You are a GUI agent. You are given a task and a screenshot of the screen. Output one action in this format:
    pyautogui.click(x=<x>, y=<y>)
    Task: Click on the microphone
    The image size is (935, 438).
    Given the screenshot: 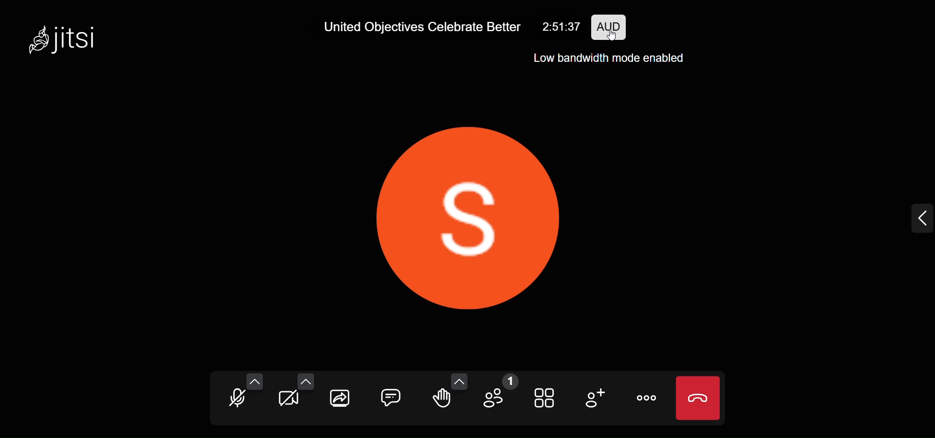 What is the action you would take?
    pyautogui.click(x=236, y=401)
    